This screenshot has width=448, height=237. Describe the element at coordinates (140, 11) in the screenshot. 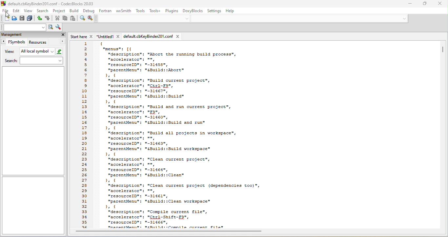

I see `tools` at that location.